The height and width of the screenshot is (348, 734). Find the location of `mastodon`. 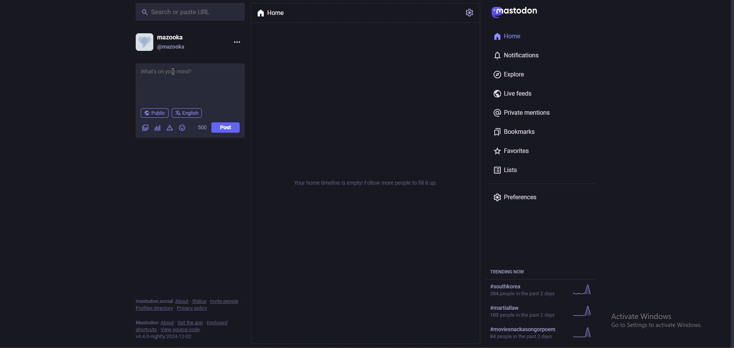

mastodon is located at coordinates (145, 323).